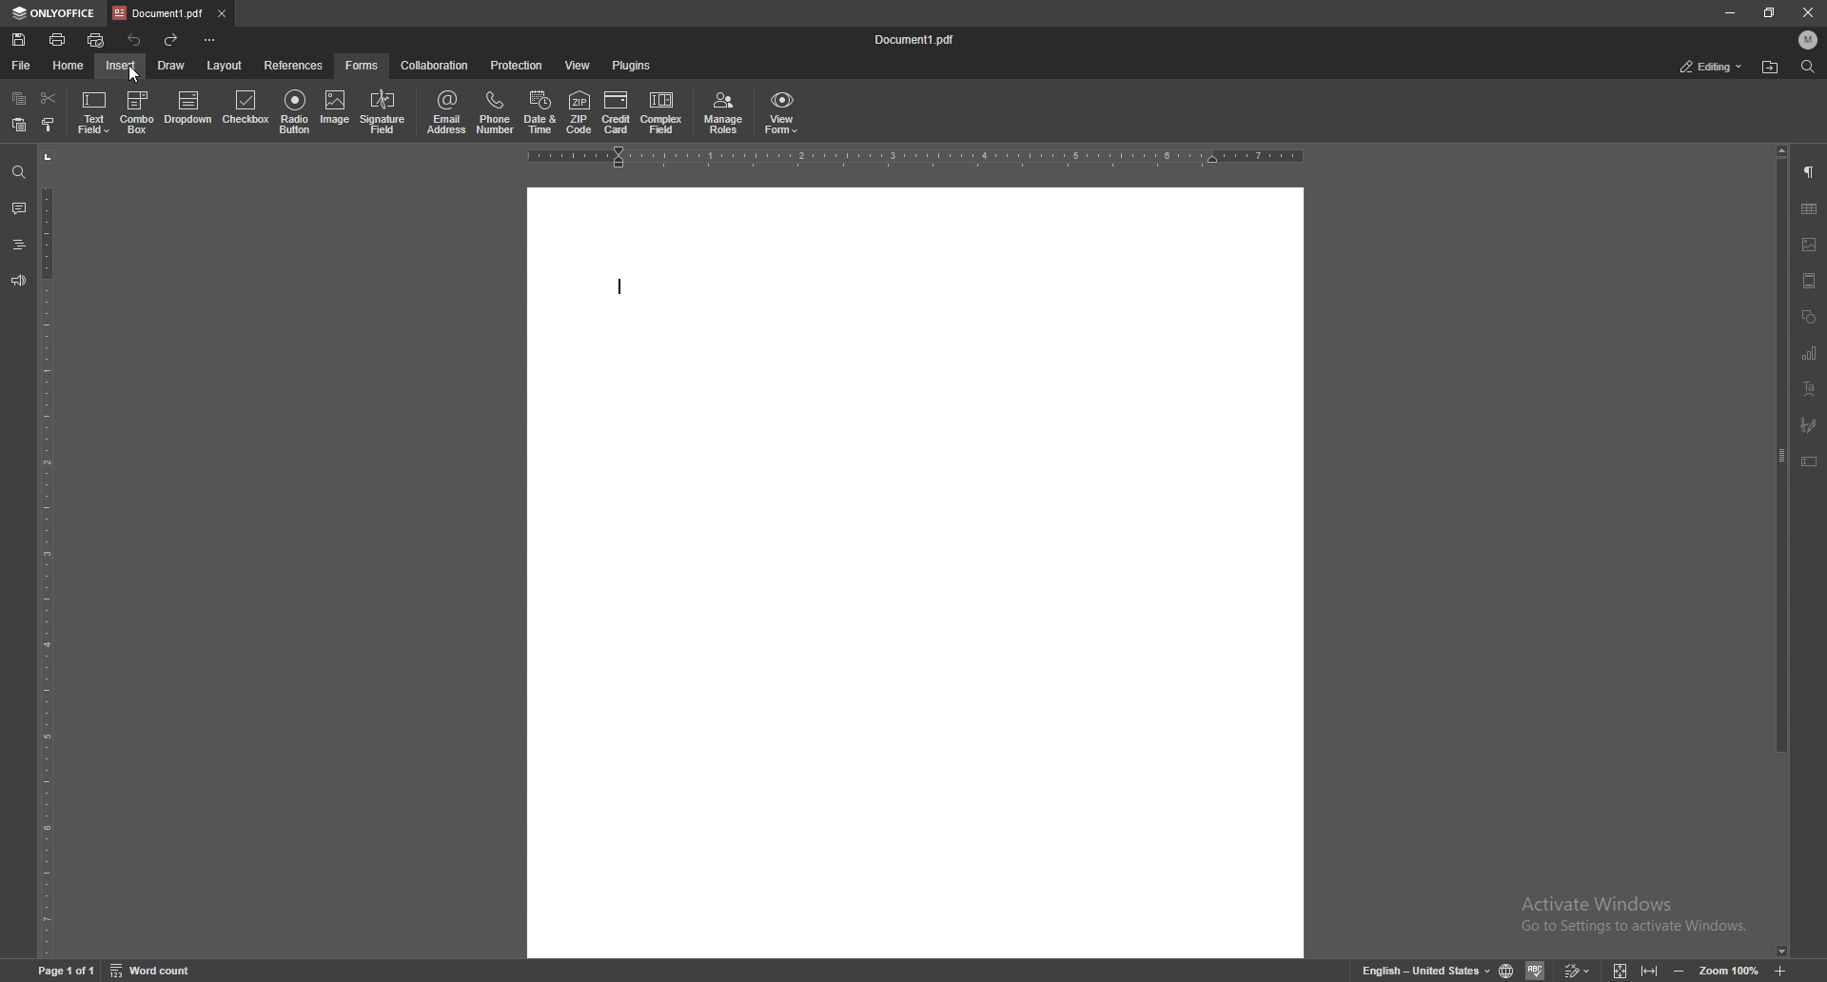 The image size is (1827, 982). What do you see at coordinates (1810, 317) in the screenshot?
I see `shapes` at bounding box center [1810, 317].